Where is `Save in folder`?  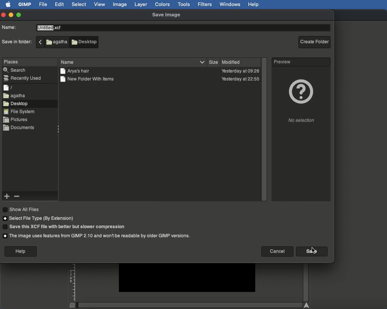 Save in folder is located at coordinates (17, 42).